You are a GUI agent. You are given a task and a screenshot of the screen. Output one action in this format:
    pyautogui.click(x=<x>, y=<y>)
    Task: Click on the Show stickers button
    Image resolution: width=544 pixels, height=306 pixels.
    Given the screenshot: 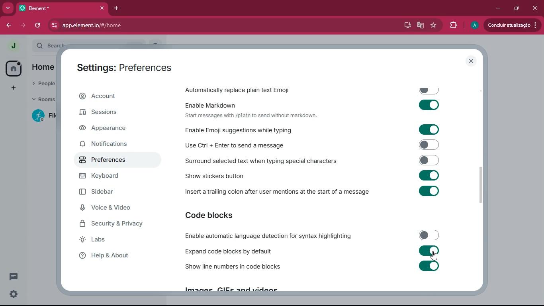 What is the action you would take?
    pyautogui.click(x=314, y=177)
    